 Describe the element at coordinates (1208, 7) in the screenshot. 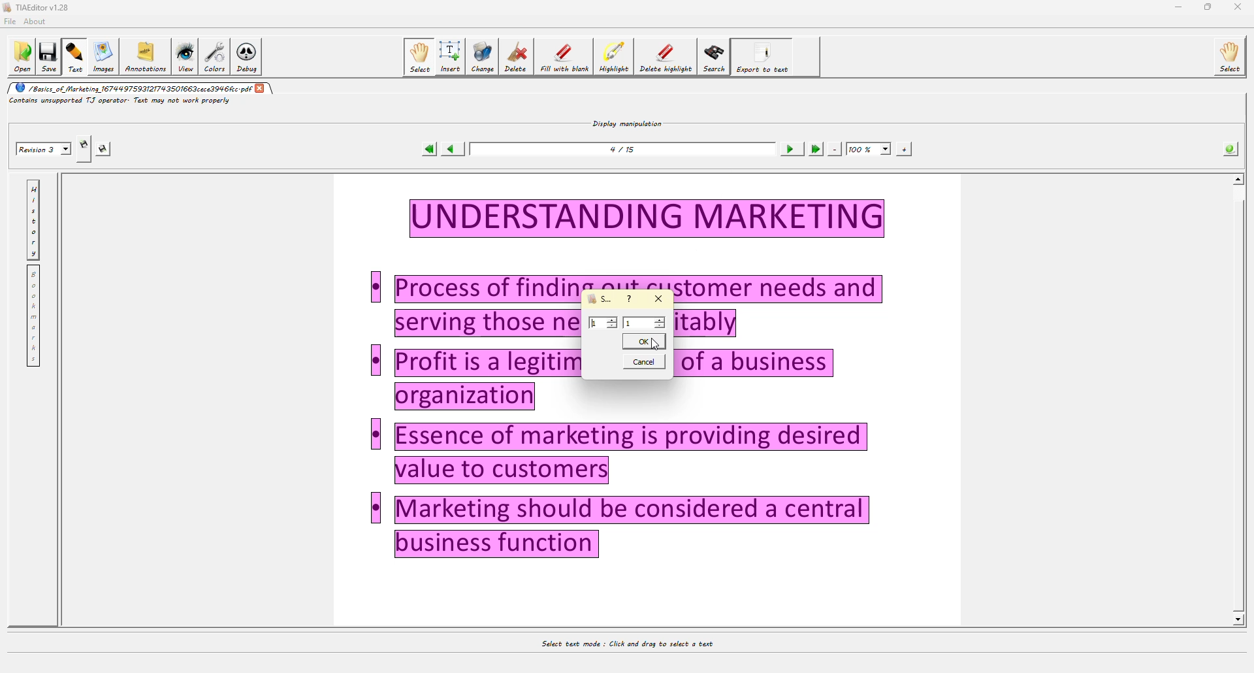

I see `maximize` at that location.